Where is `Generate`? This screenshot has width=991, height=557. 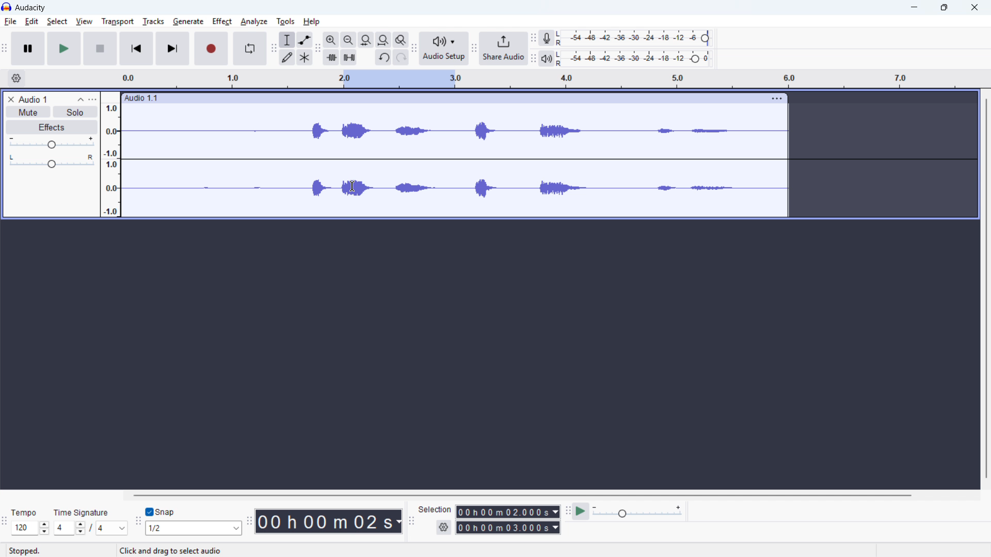 Generate is located at coordinates (187, 22).